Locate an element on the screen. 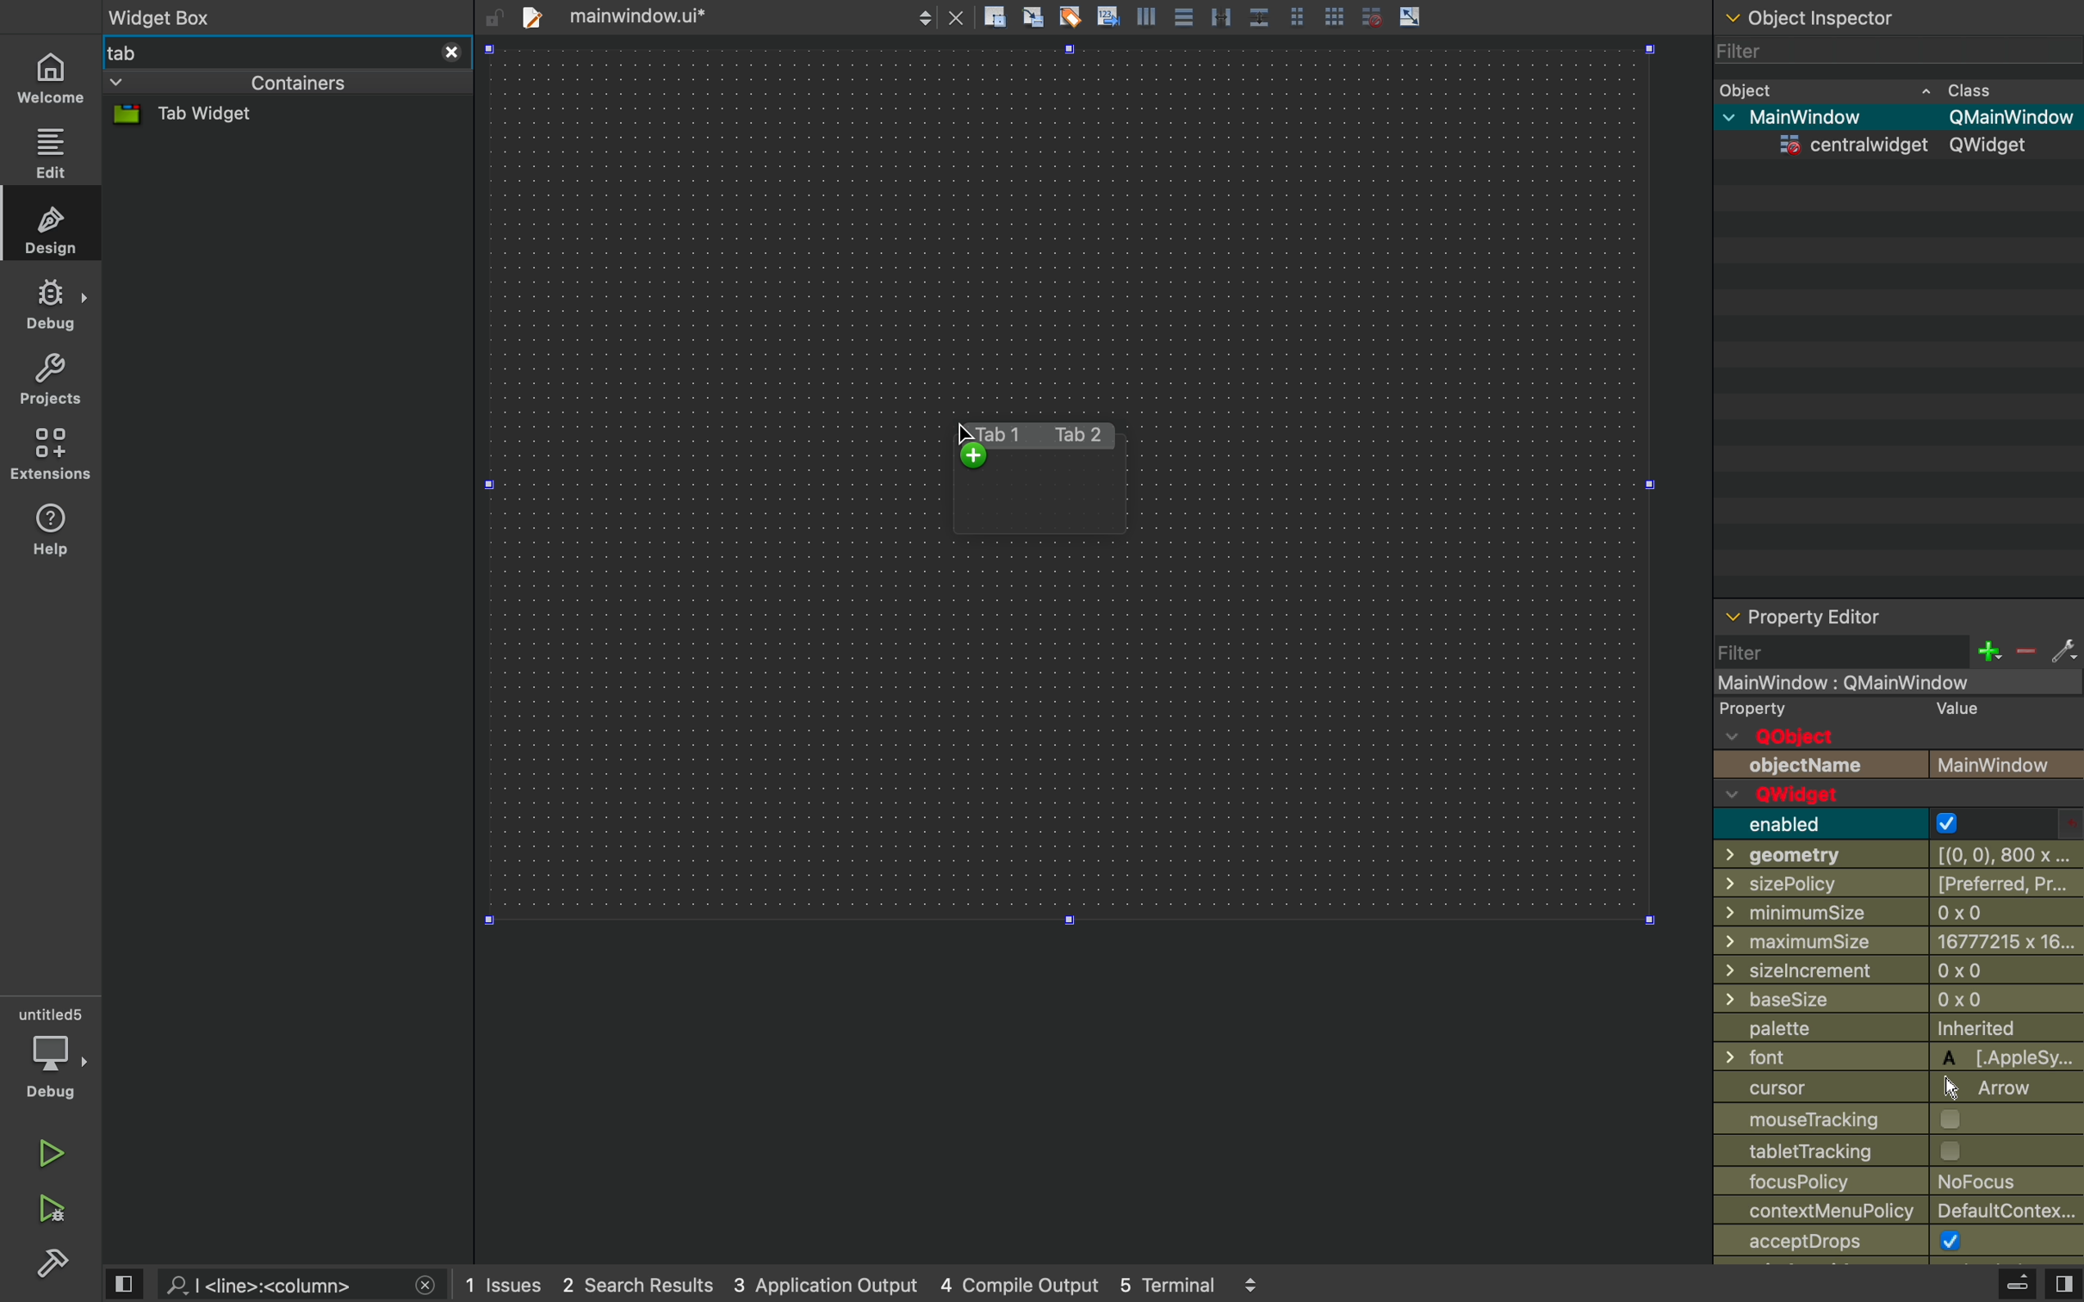  run is located at coordinates (54, 1157).